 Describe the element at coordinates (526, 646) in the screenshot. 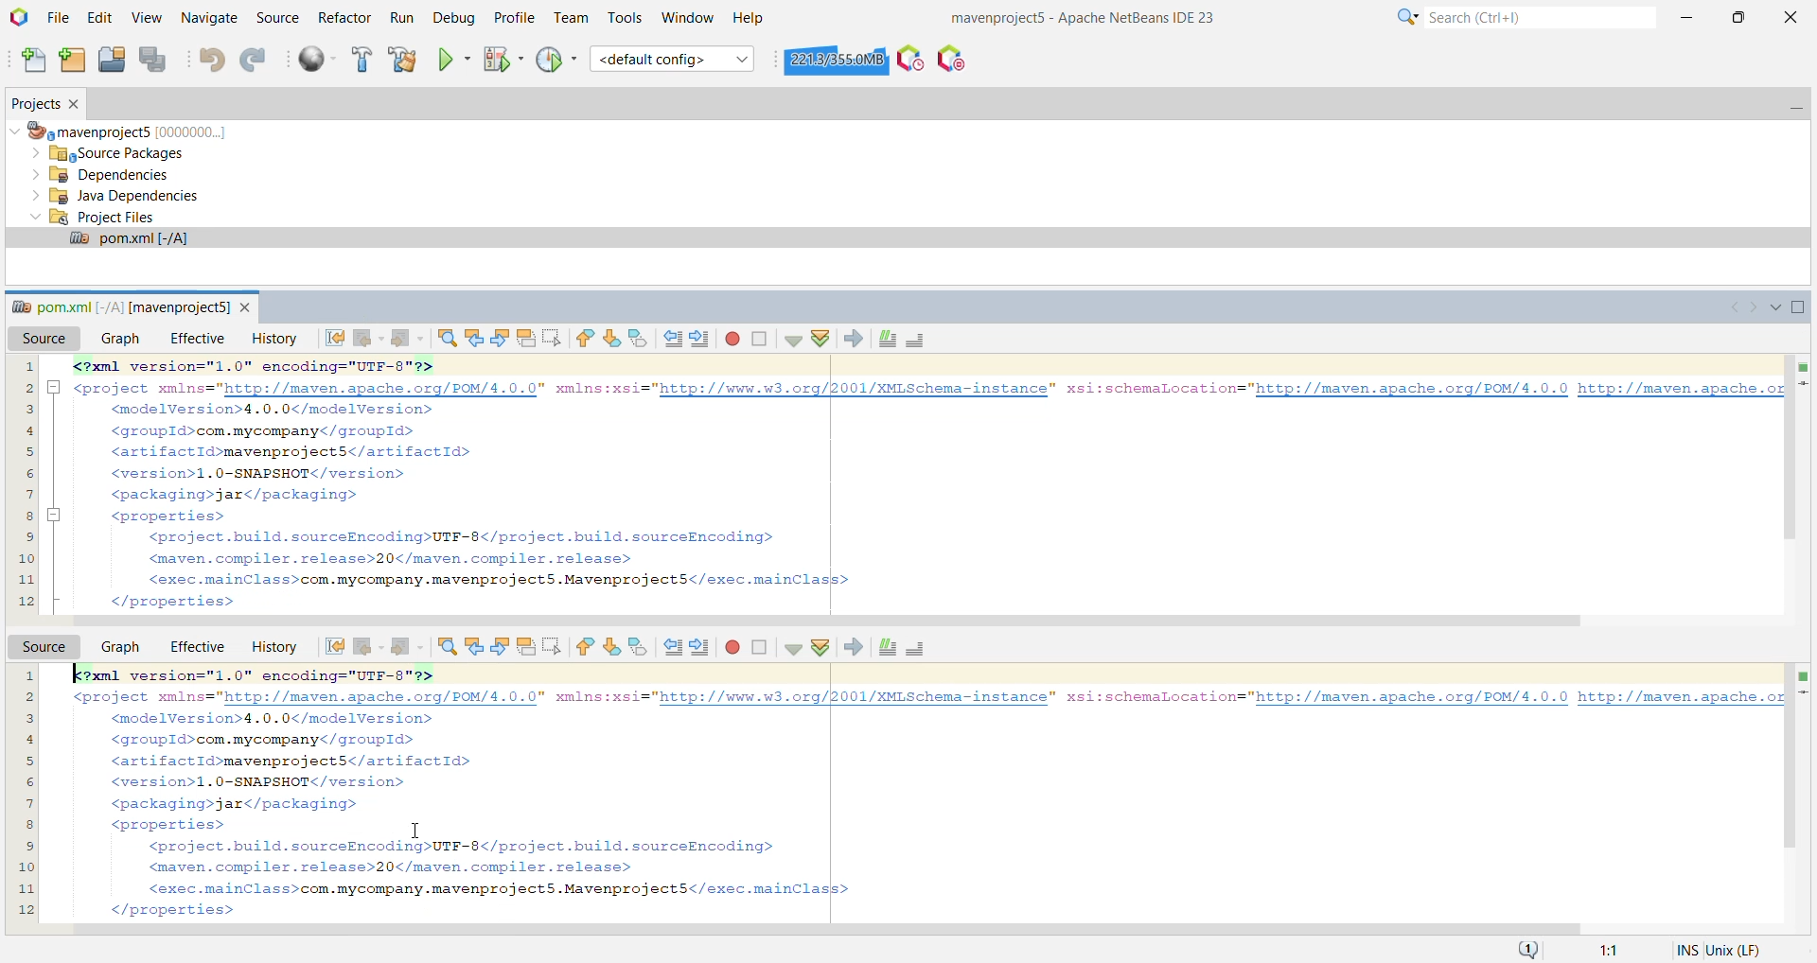

I see `Toggle Highlight Search` at that location.